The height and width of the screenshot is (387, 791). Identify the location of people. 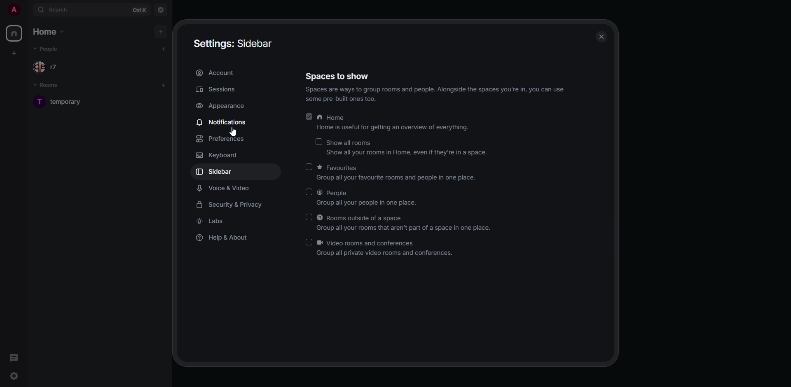
(51, 49).